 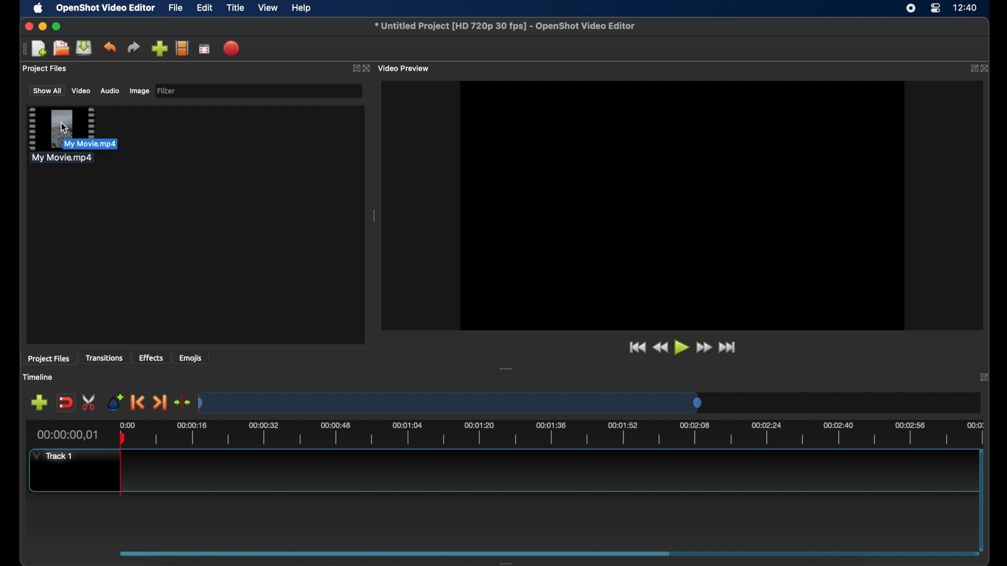 I want to click on expand, so click(x=972, y=68).